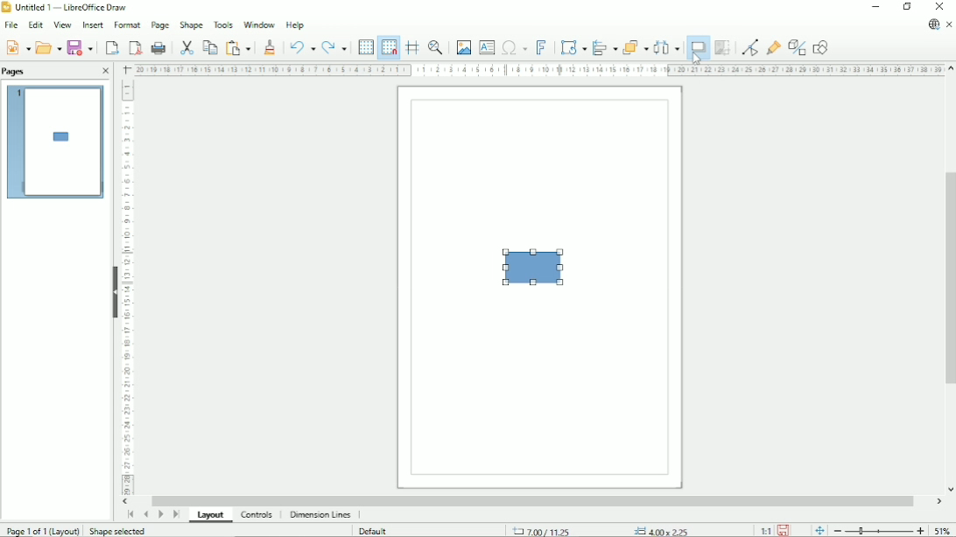 The image size is (956, 537). I want to click on Window, so click(260, 24).